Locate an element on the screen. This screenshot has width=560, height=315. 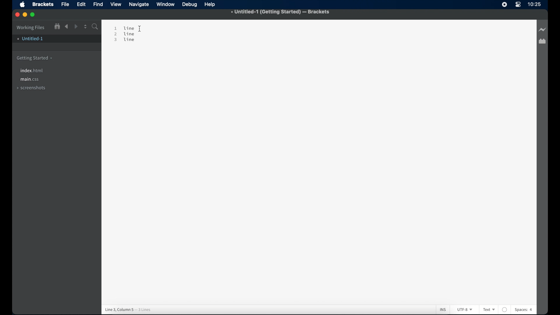
debug is located at coordinates (190, 5).